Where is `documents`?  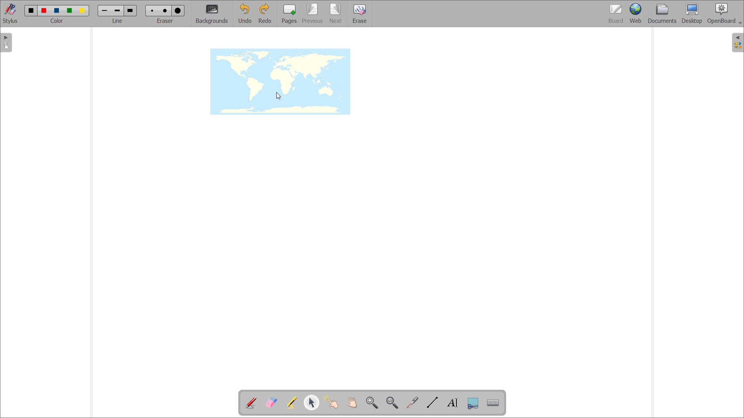 documents is located at coordinates (663, 14).